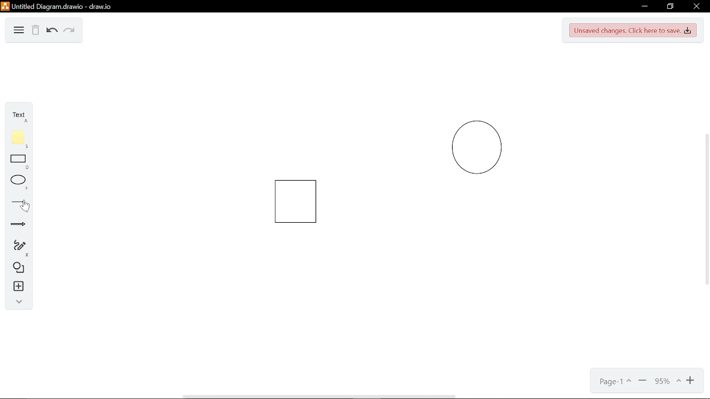 Image resolution: width=710 pixels, height=399 pixels. What do you see at coordinates (16, 162) in the screenshot?
I see `Rectangle` at bounding box center [16, 162].